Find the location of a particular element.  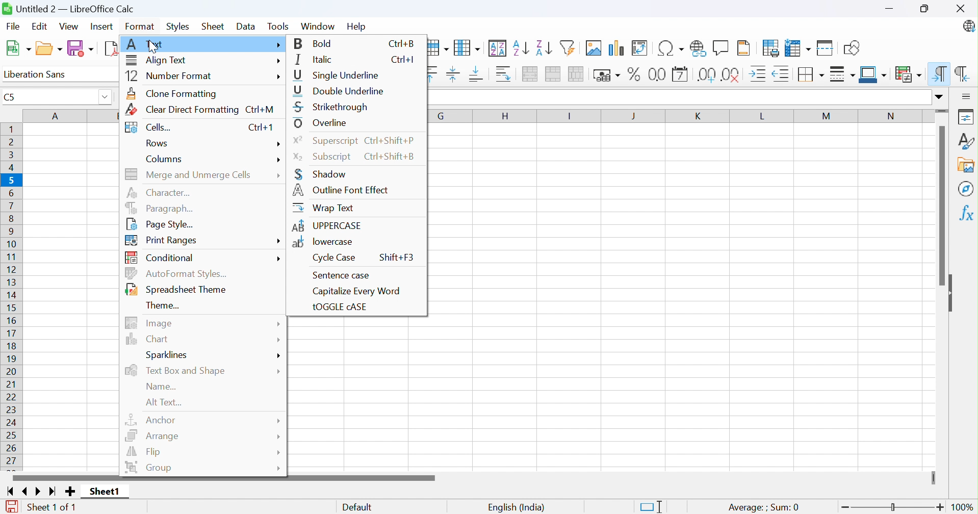

New is located at coordinates (18, 49).